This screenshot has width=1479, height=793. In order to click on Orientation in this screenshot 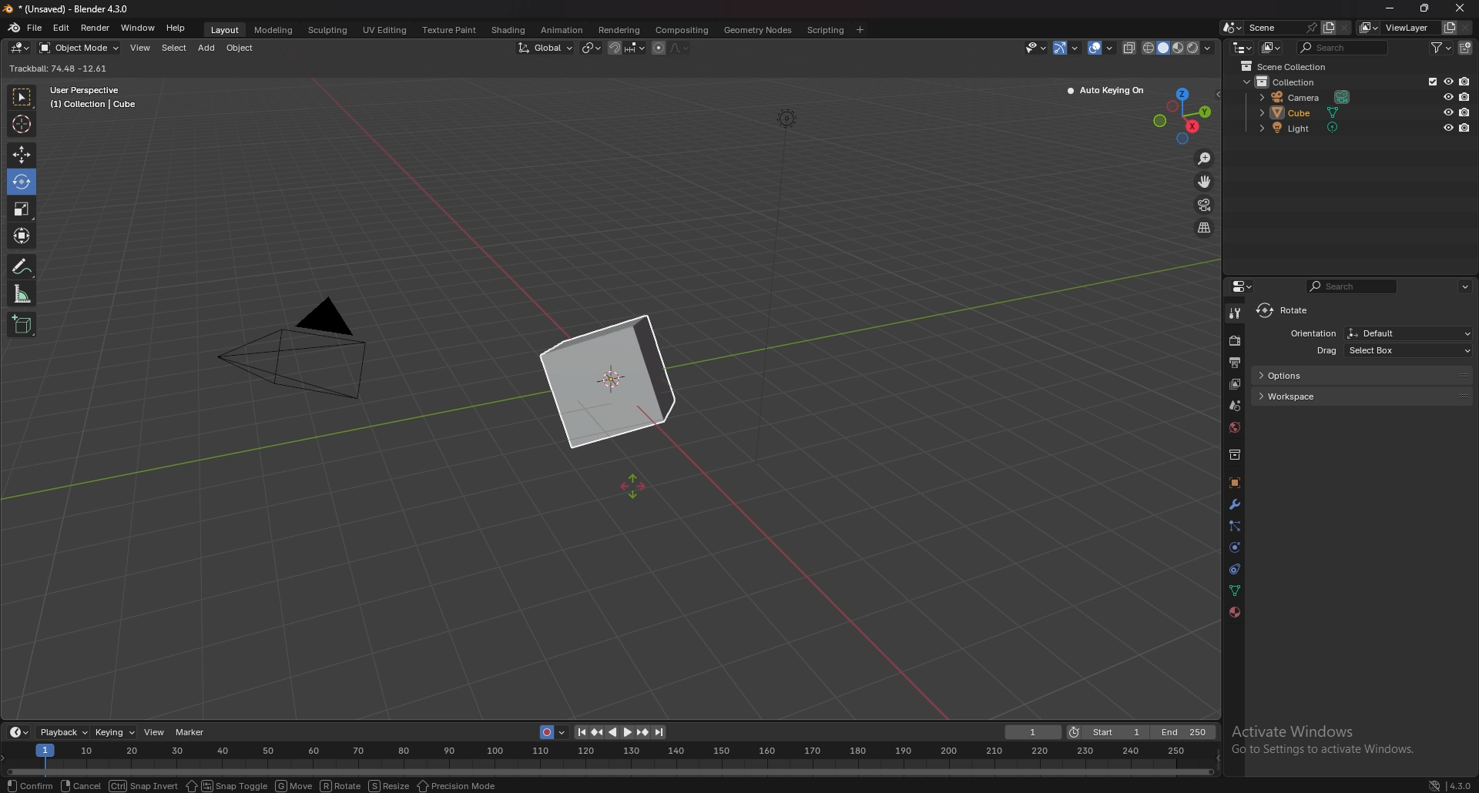, I will do `click(1312, 333)`.